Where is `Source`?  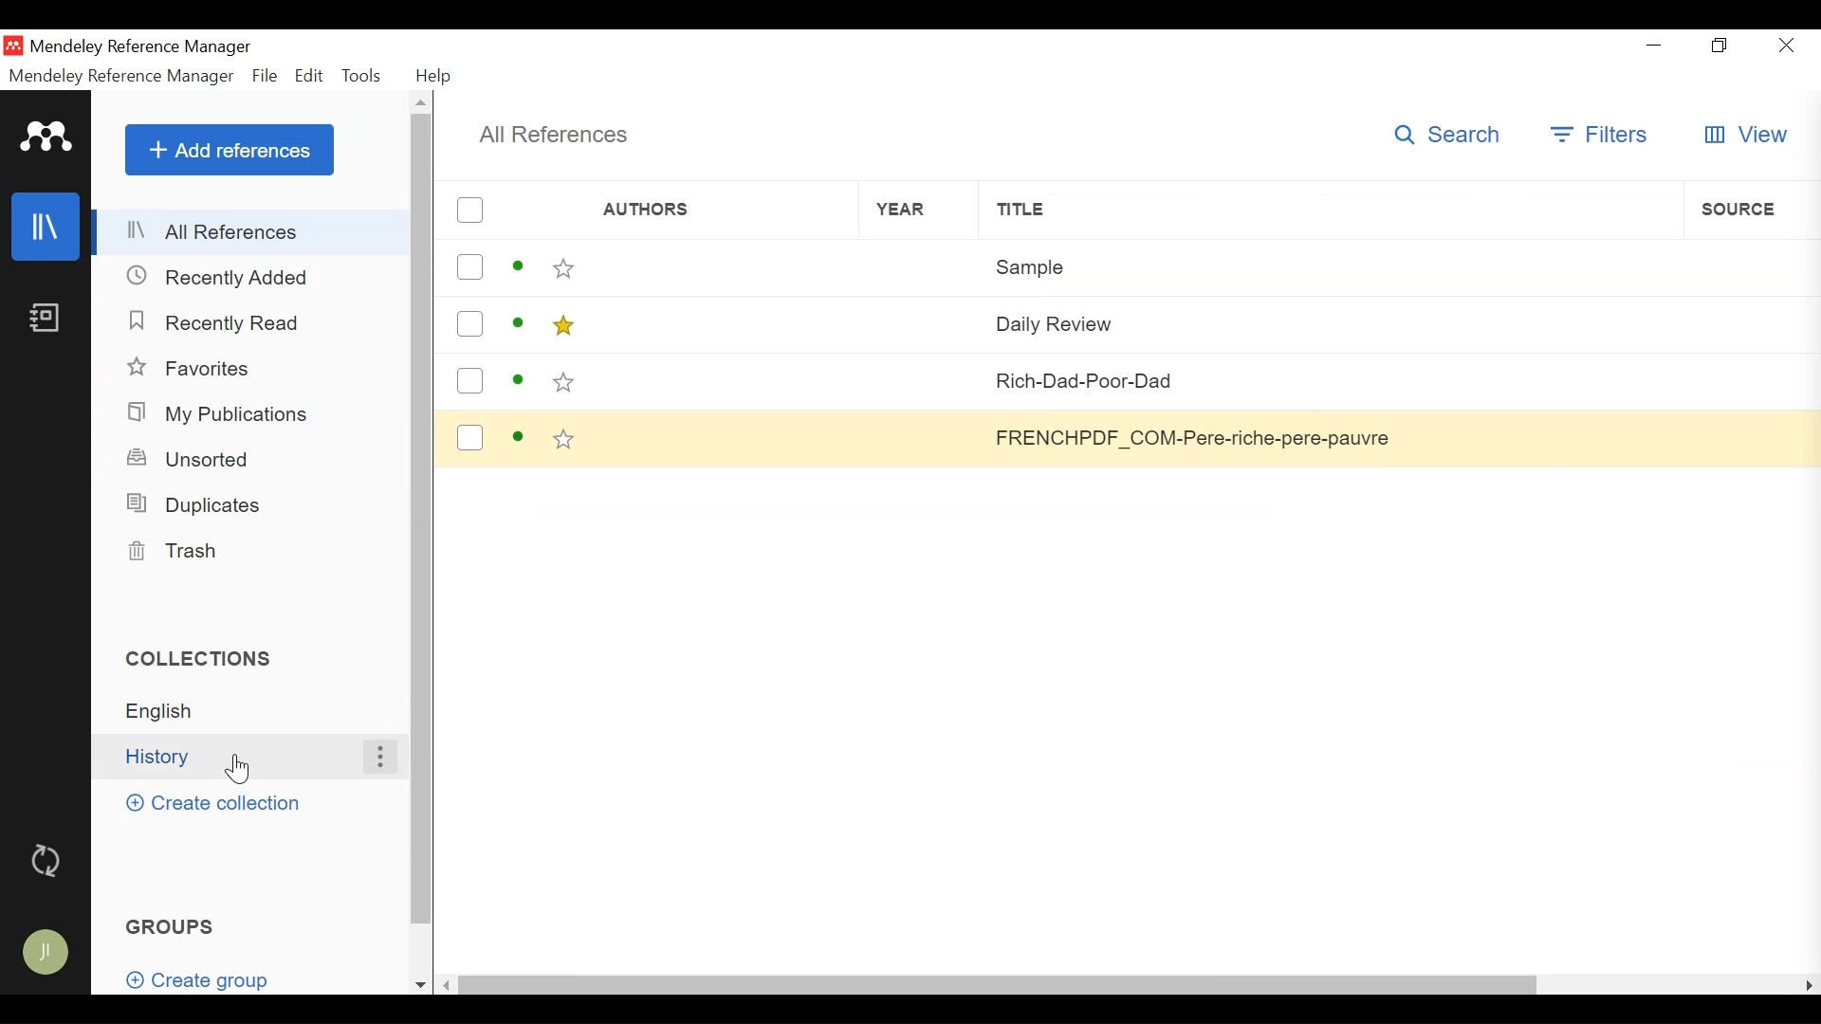 Source is located at coordinates (1751, 209).